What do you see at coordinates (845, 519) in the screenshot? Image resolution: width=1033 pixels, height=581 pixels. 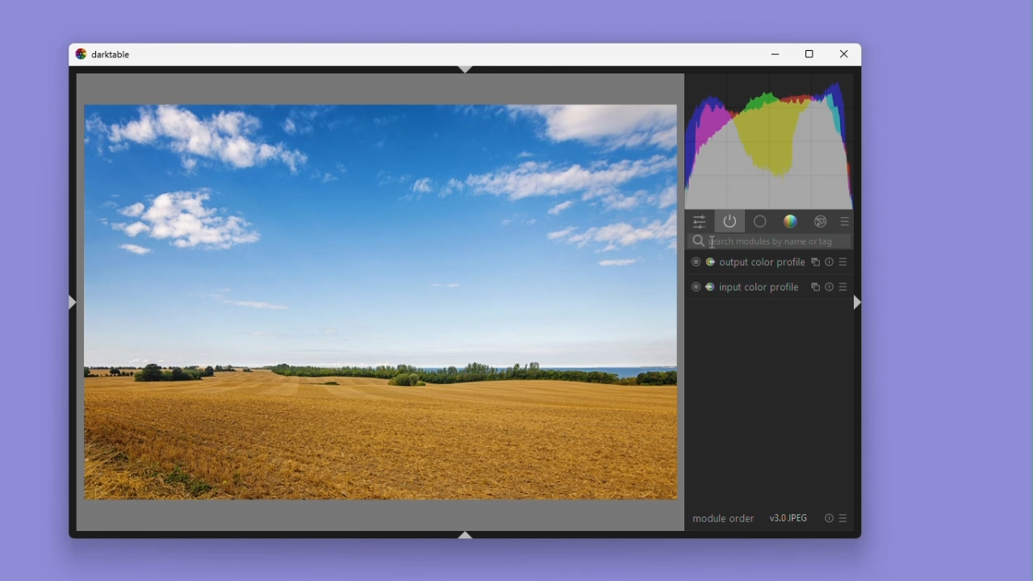 I see `preset` at bounding box center [845, 519].